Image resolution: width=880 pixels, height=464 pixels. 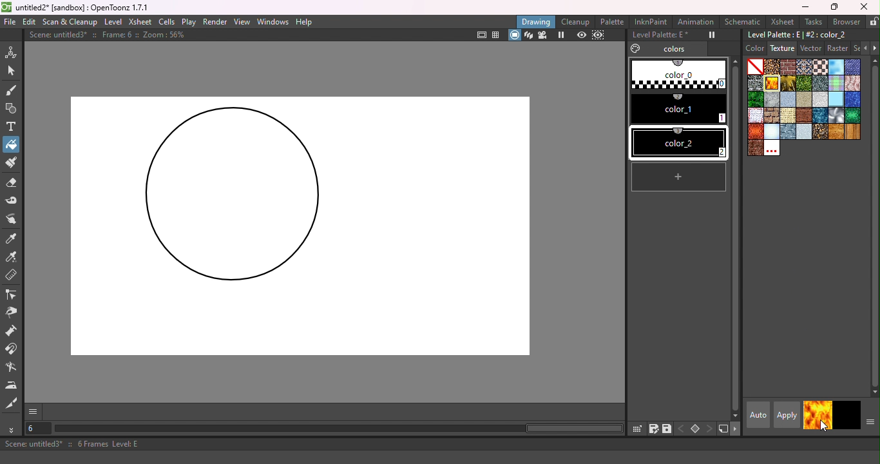 I want to click on leaves.bmp, so click(x=755, y=99).